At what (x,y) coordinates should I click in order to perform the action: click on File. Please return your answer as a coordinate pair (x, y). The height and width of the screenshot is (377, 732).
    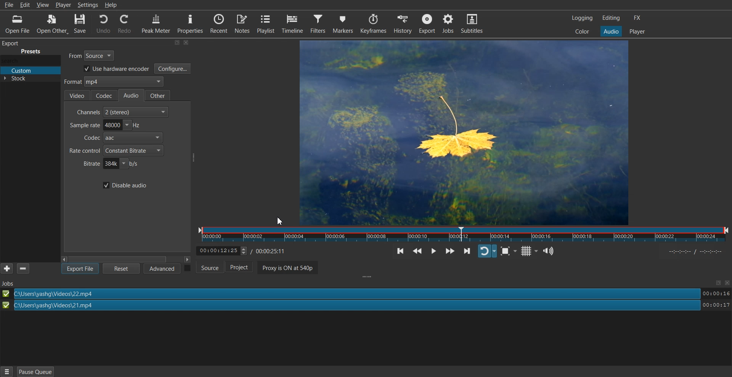
    Looking at the image, I should click on (9, 5).